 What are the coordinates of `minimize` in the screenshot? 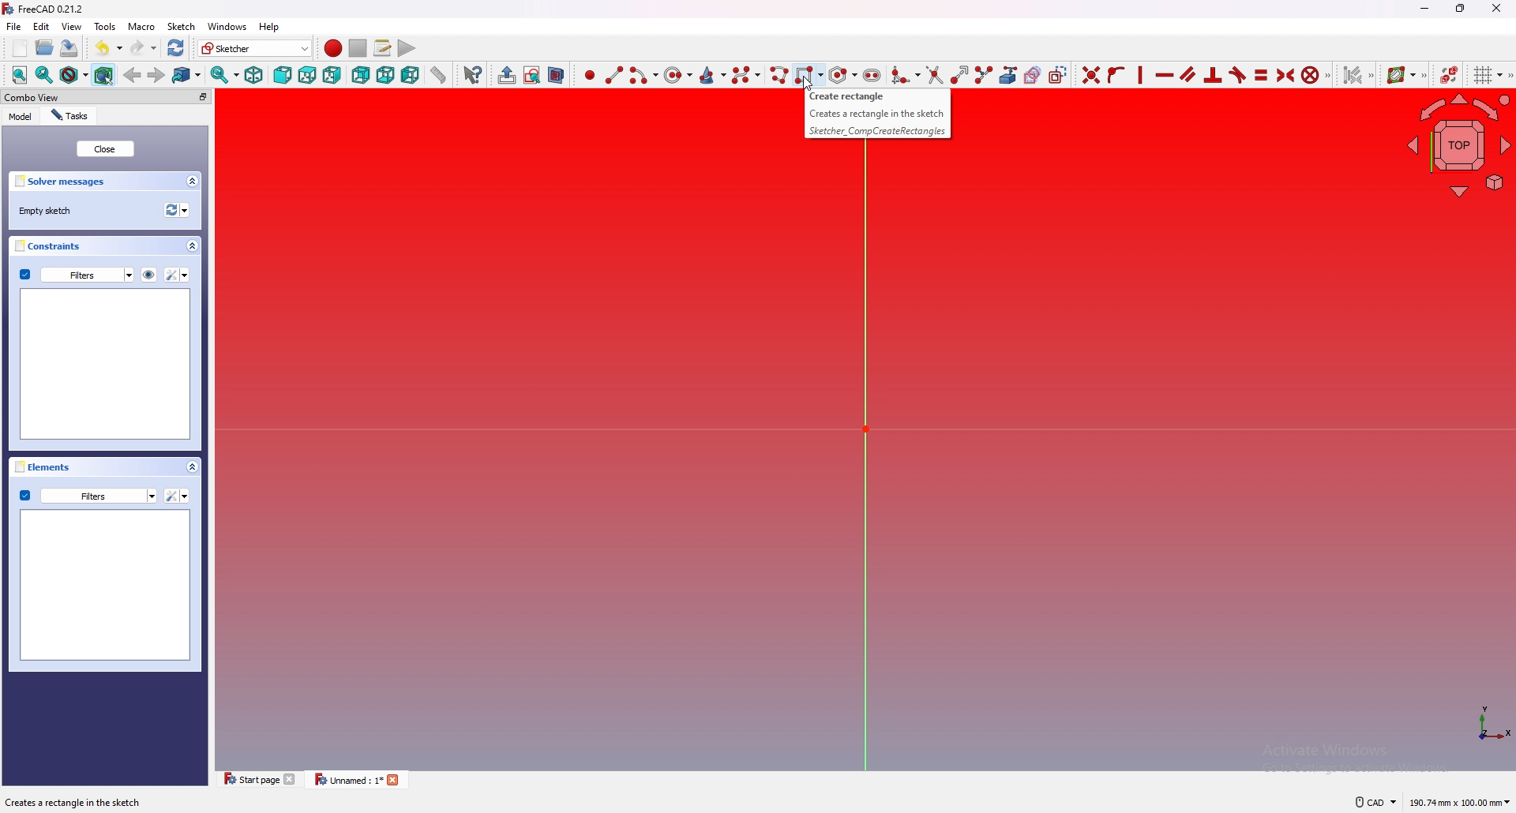 It's located at (1424, 8).